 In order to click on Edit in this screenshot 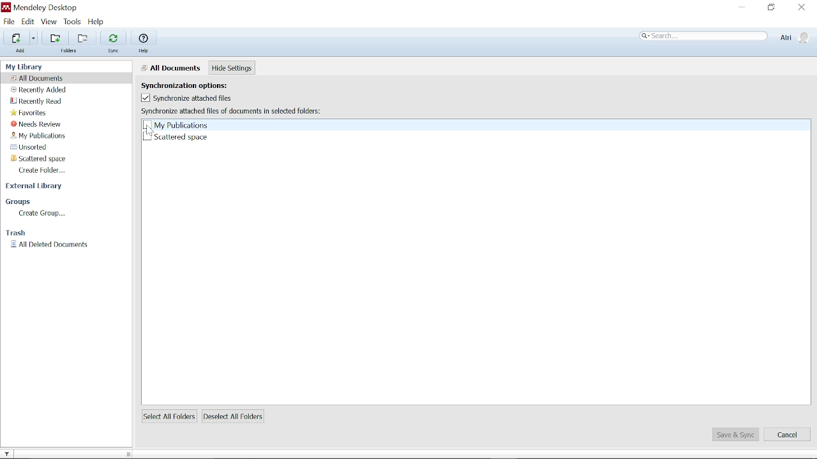, I will do `click(27, 22)`.